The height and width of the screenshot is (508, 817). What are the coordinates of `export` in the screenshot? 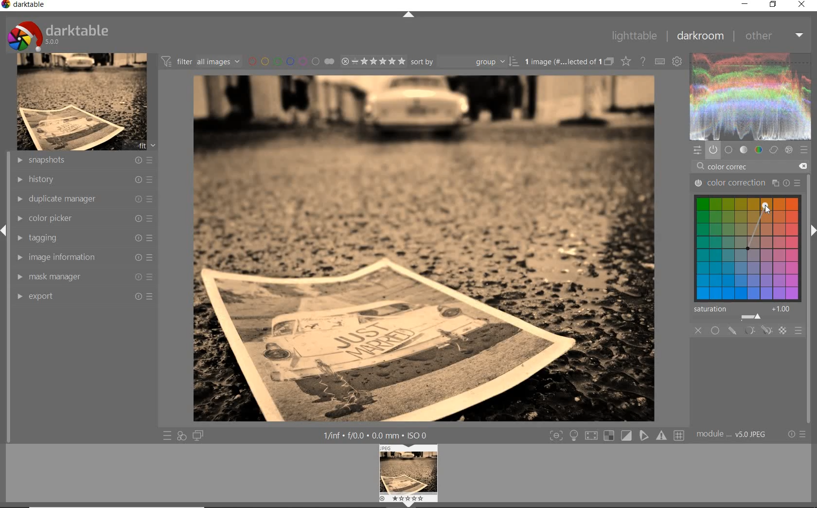 It's located at (84, 295).